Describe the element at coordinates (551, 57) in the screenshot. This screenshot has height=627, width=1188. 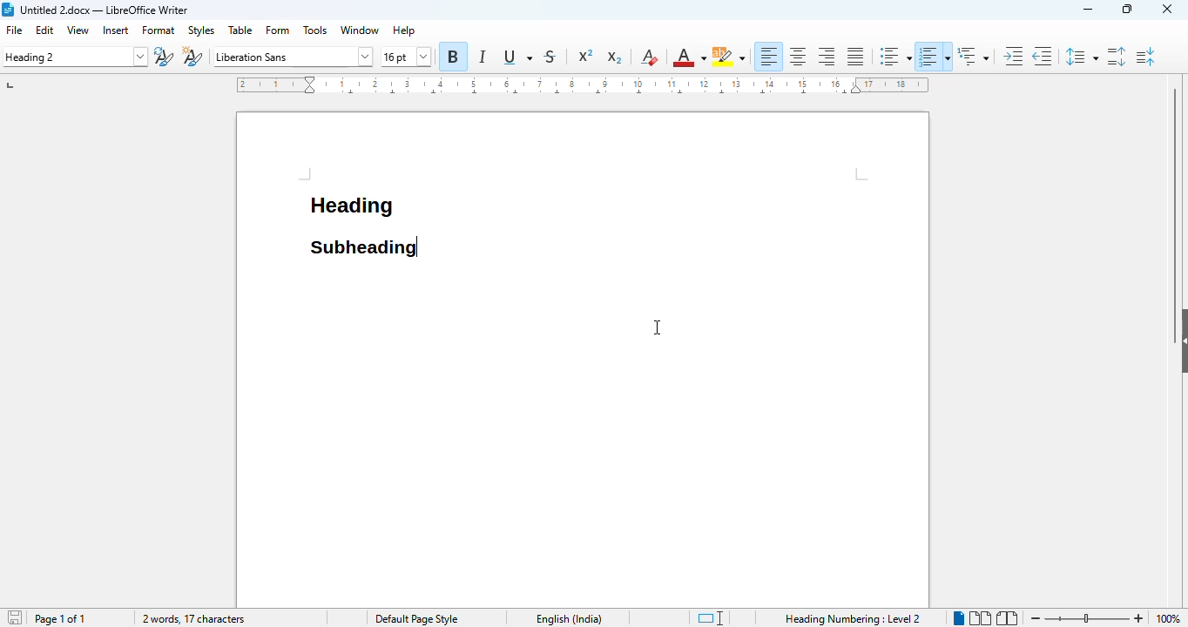
I see `strikethrough` at that location.